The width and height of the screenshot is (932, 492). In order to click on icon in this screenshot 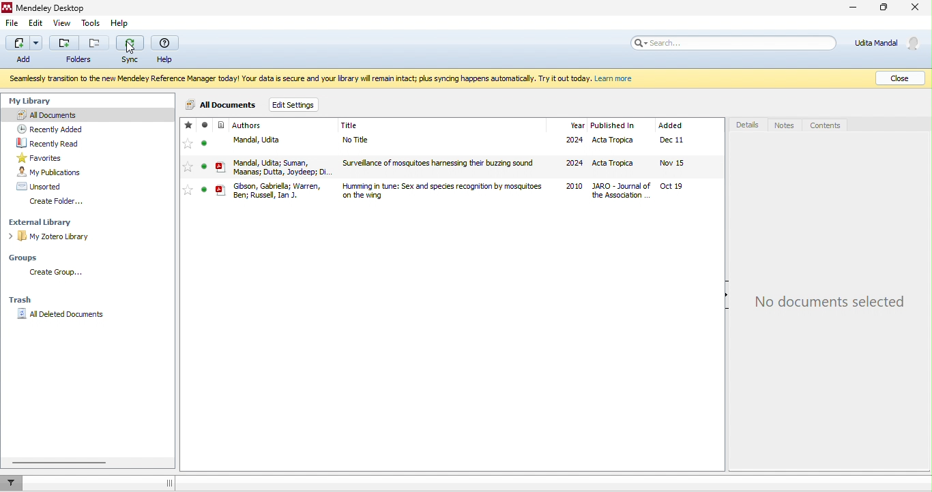, I will do `click(222, 125)`.